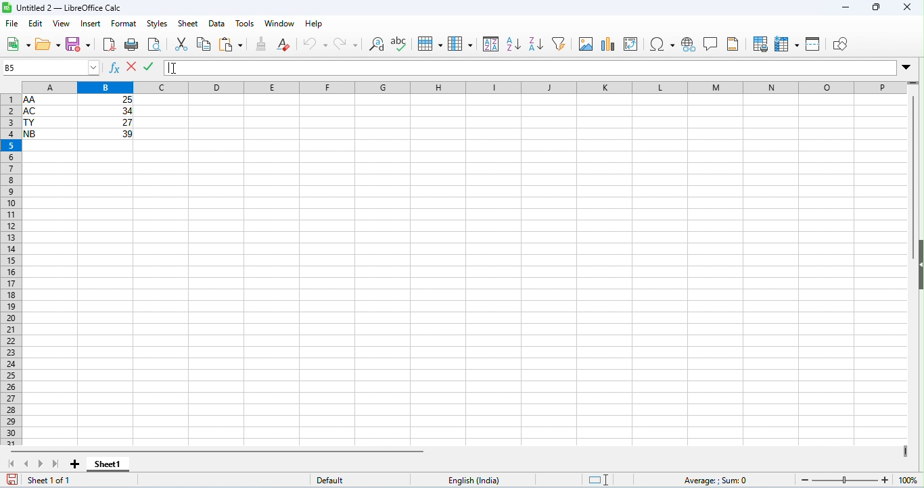 The image size is (924, 488). What do you see at coordinates (124, 24) in the screenshot?
I see `format` at bounding box center [124, 24].